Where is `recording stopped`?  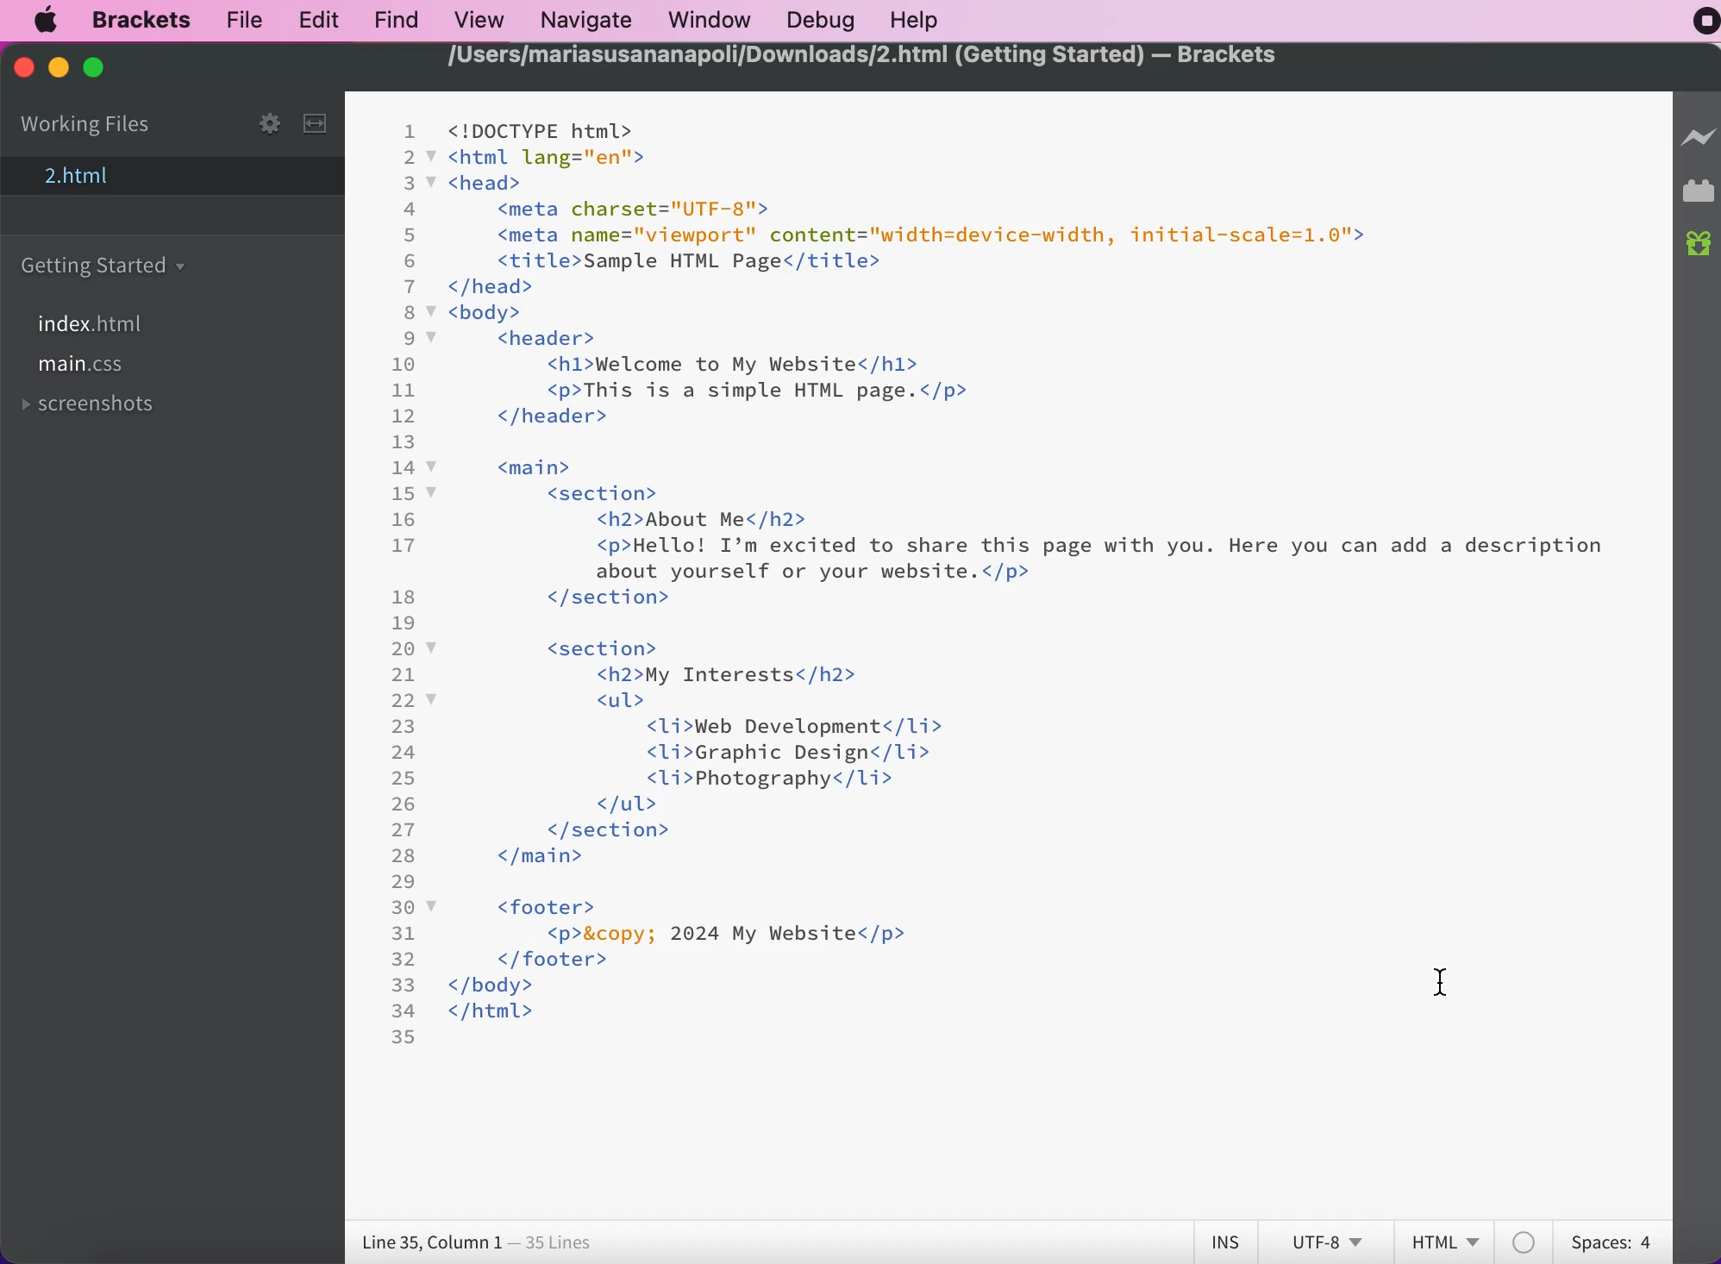 recording stopped is located at coordinates (1706, 23).